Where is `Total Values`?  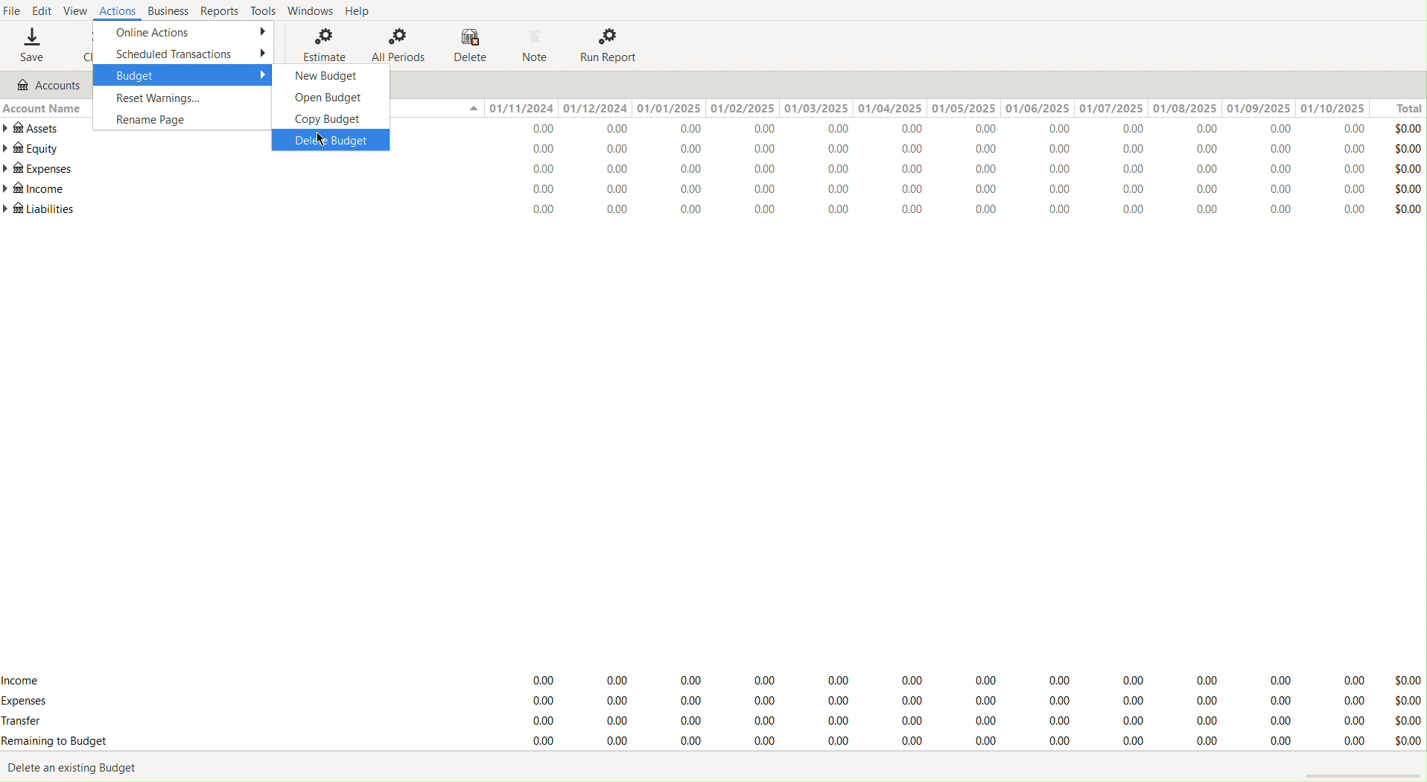 Total Values is located at coordinates (1408, 167).